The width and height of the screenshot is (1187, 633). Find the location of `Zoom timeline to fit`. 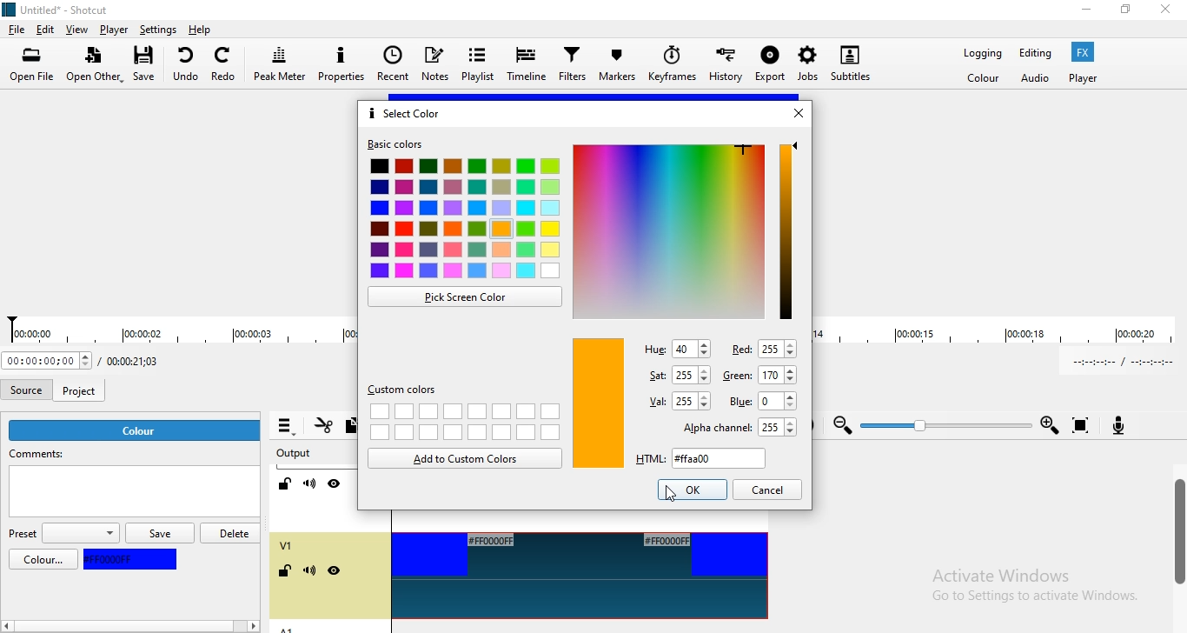

Zoom timeline to fit is located at coordinates (1080, 425).